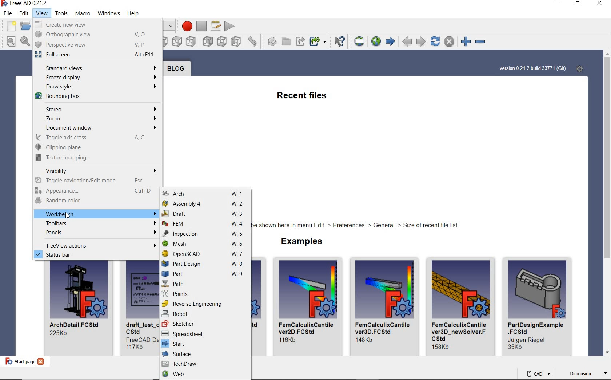  I want to click on open website, so click(376, 41).